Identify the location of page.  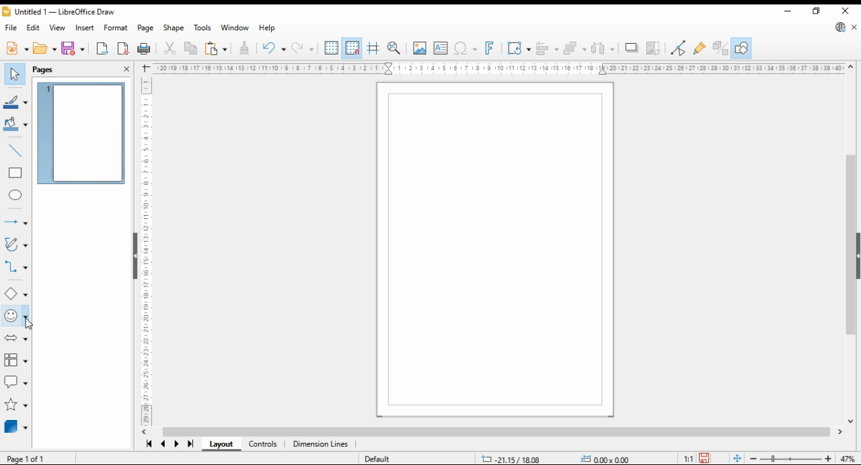
(146, 29).